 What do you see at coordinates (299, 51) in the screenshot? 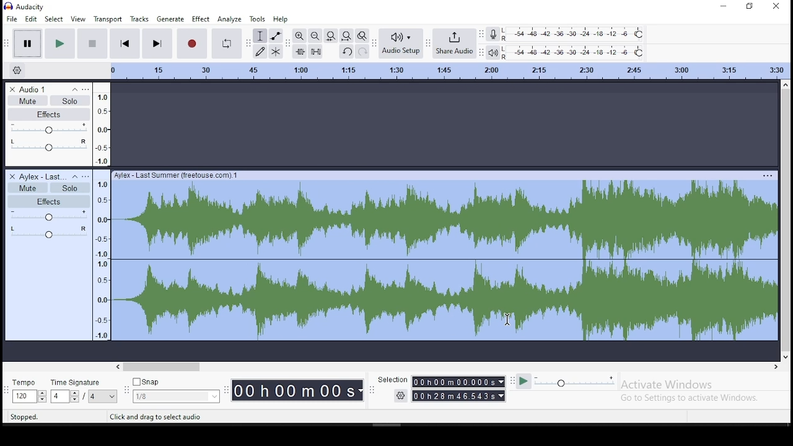
I see `trim audio outside selection` at bounding box center [299, 51].